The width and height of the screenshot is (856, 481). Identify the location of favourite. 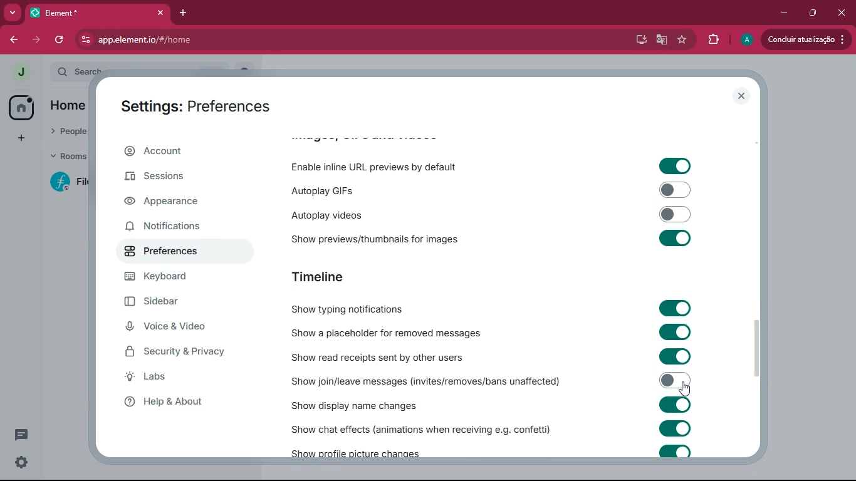
(684, 42).